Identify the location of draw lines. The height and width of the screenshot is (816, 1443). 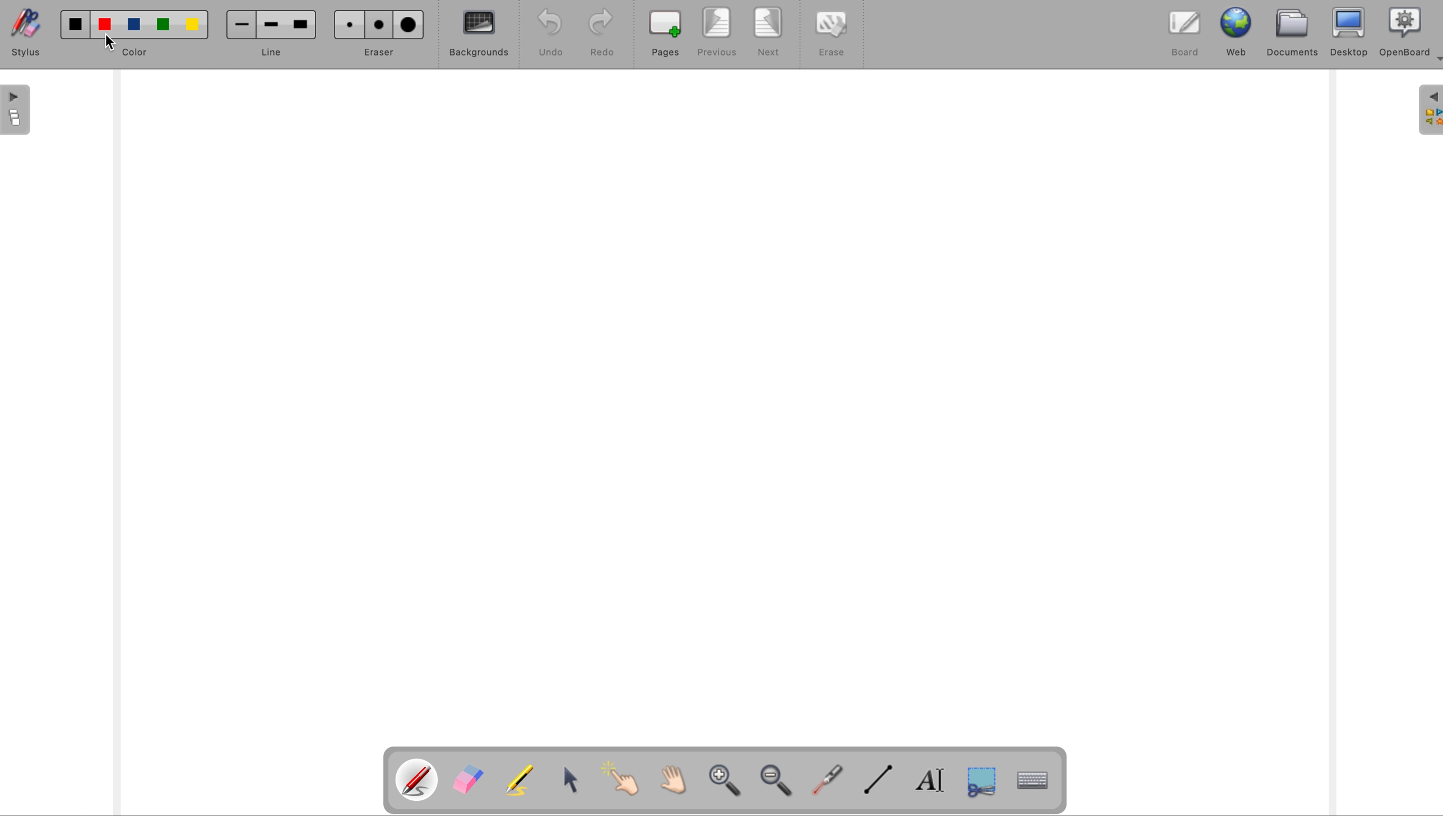
(881, 784).